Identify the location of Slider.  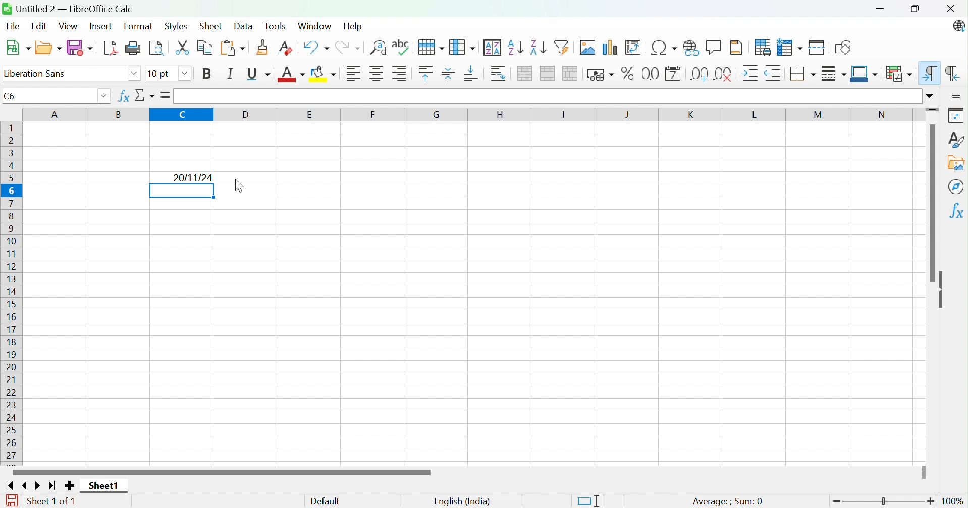
(932, 109).